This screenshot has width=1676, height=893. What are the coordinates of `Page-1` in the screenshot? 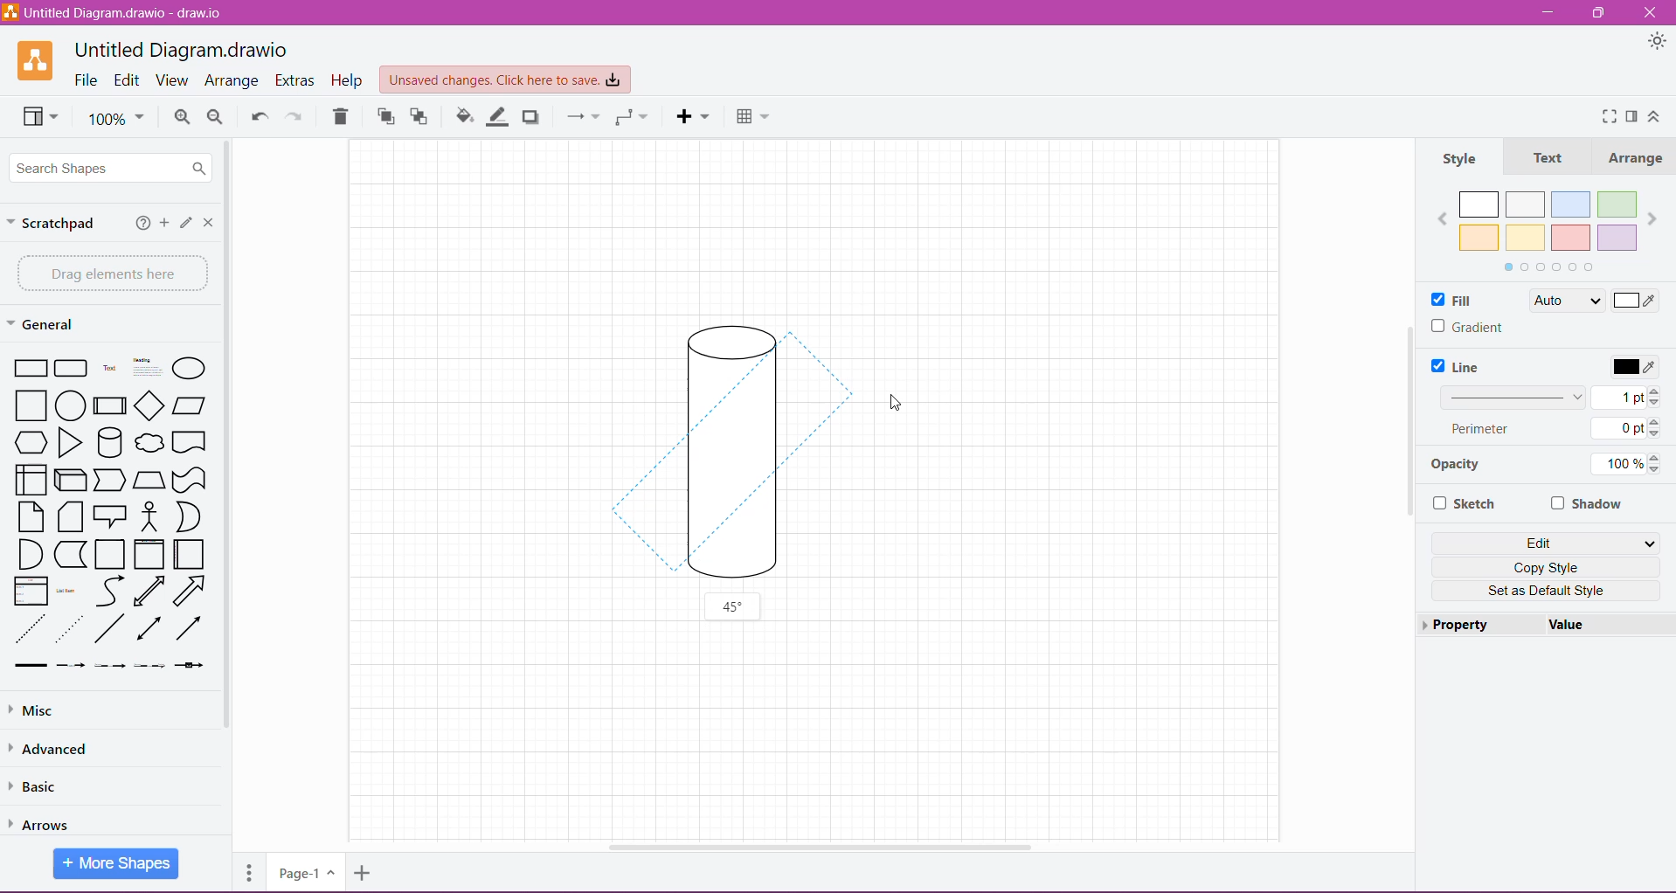 It's located at (303, 873).